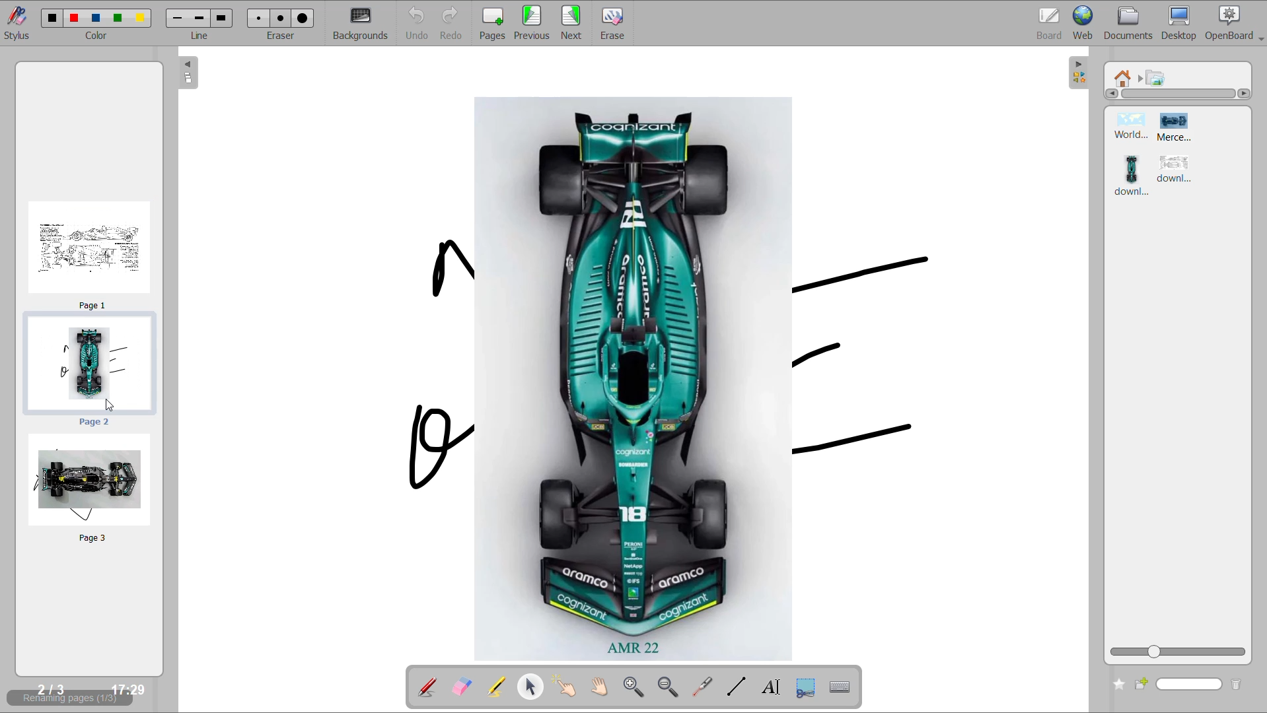  I want to click on highlight, so click(496, 685).